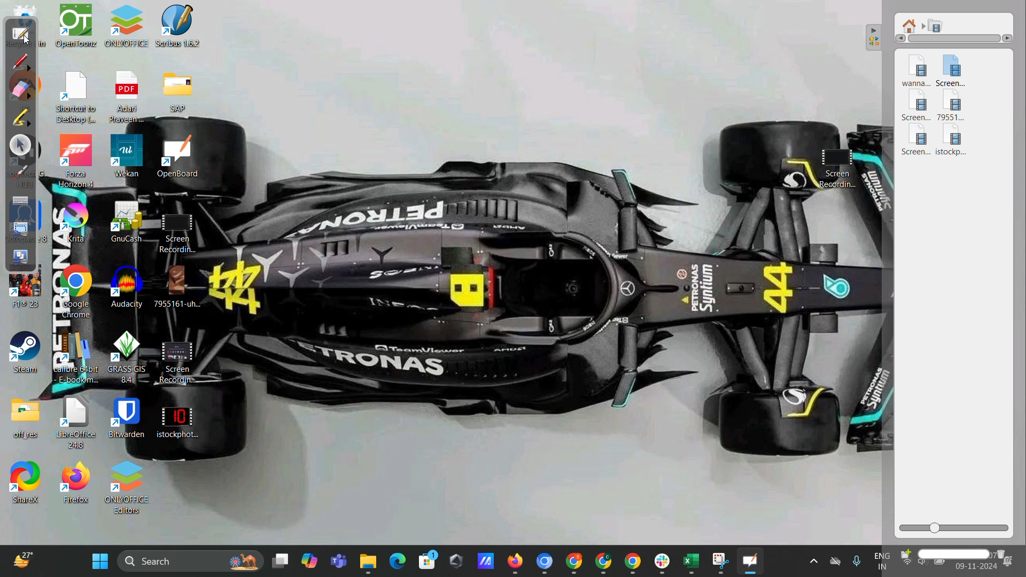 This screenshot has height=577, width=1026. What do you see at coordinates (577, 561) in the screenshot?
I see `Minimized google chrome` at bounding box center [577, 561].